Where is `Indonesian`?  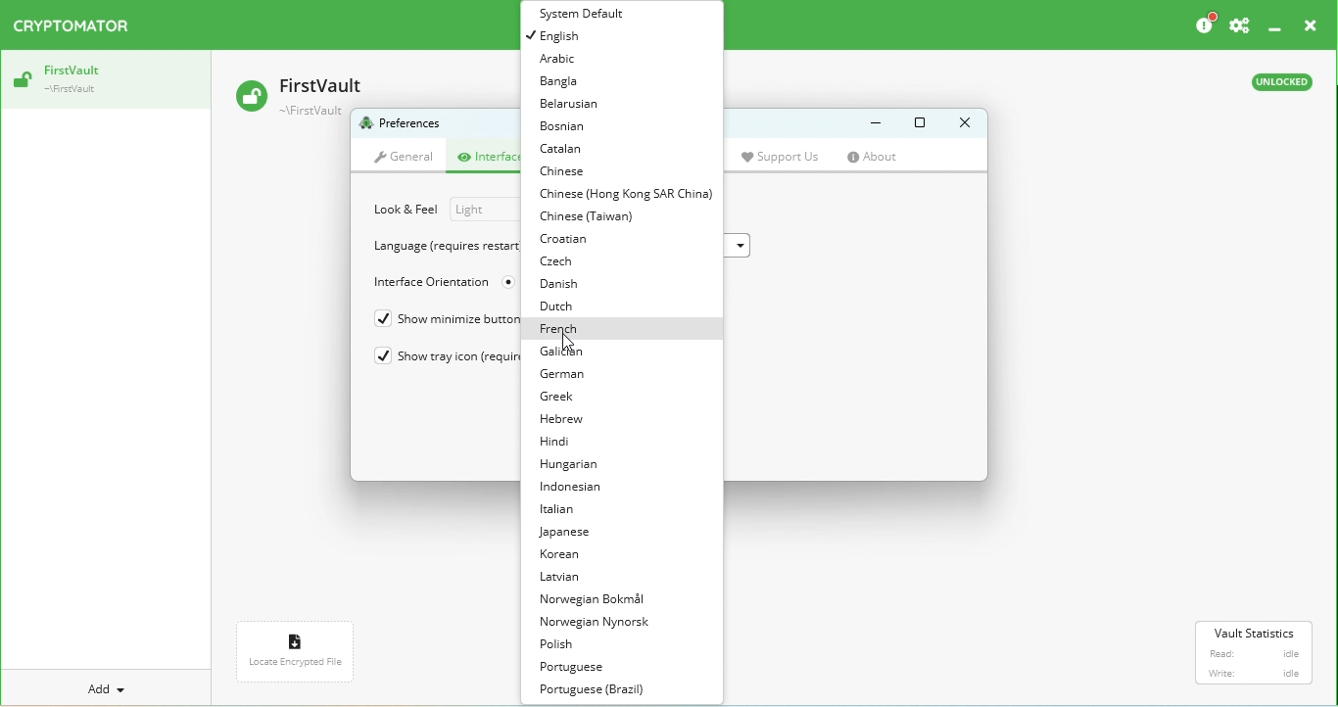
Indonesian is located at coordinates (579, 489).